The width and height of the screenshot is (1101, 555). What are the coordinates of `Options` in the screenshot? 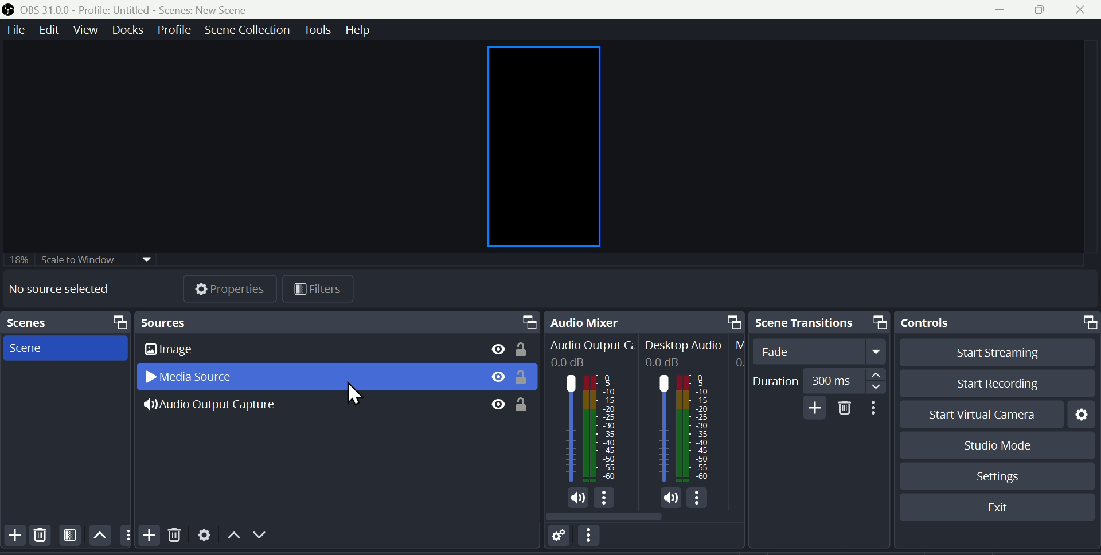 It's located at (698, 498).